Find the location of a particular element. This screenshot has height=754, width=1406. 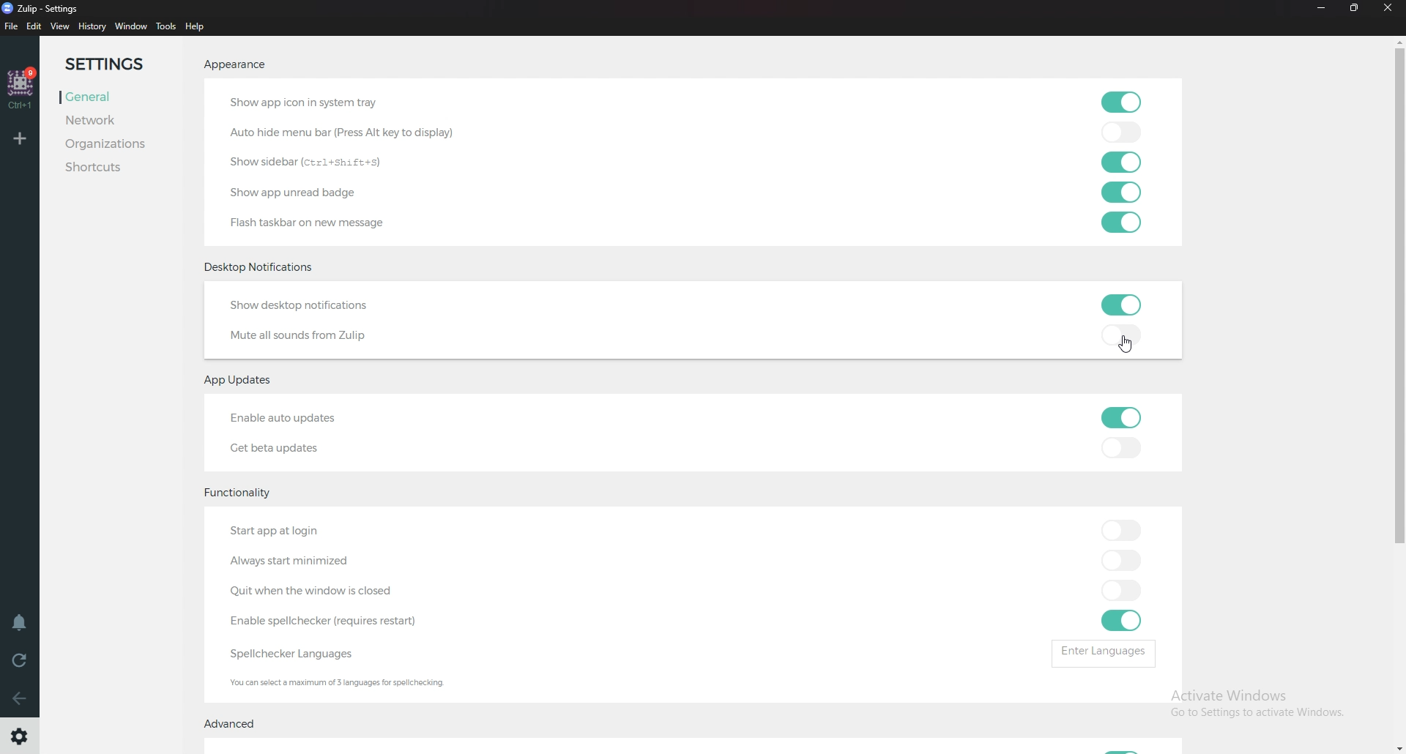

Organizations is located at coordinates (114, 144).